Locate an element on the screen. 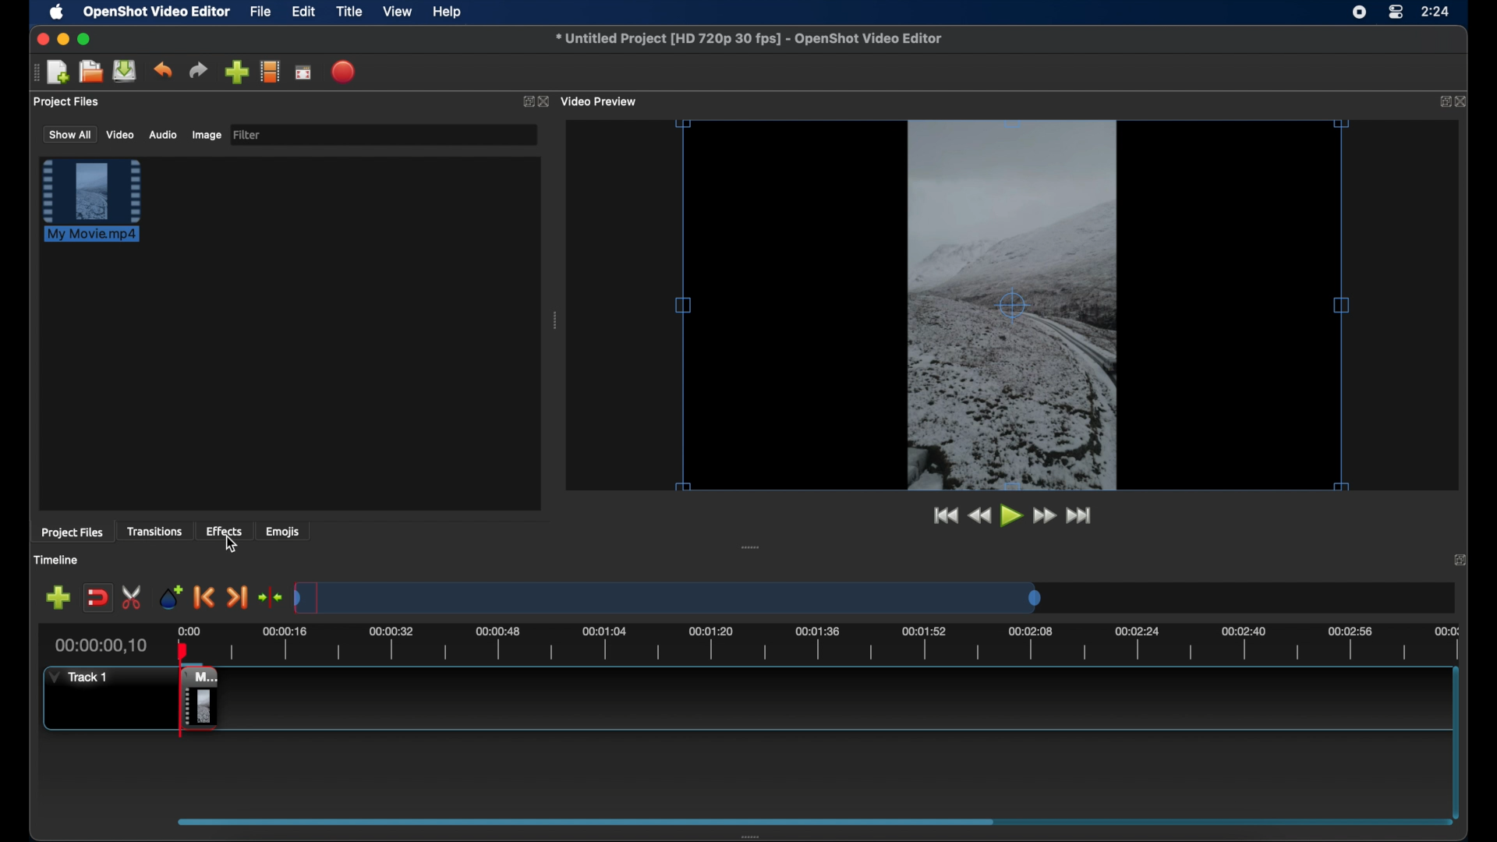 The image size is (1497, 842). fast for is located at coordinates (1044, 516).